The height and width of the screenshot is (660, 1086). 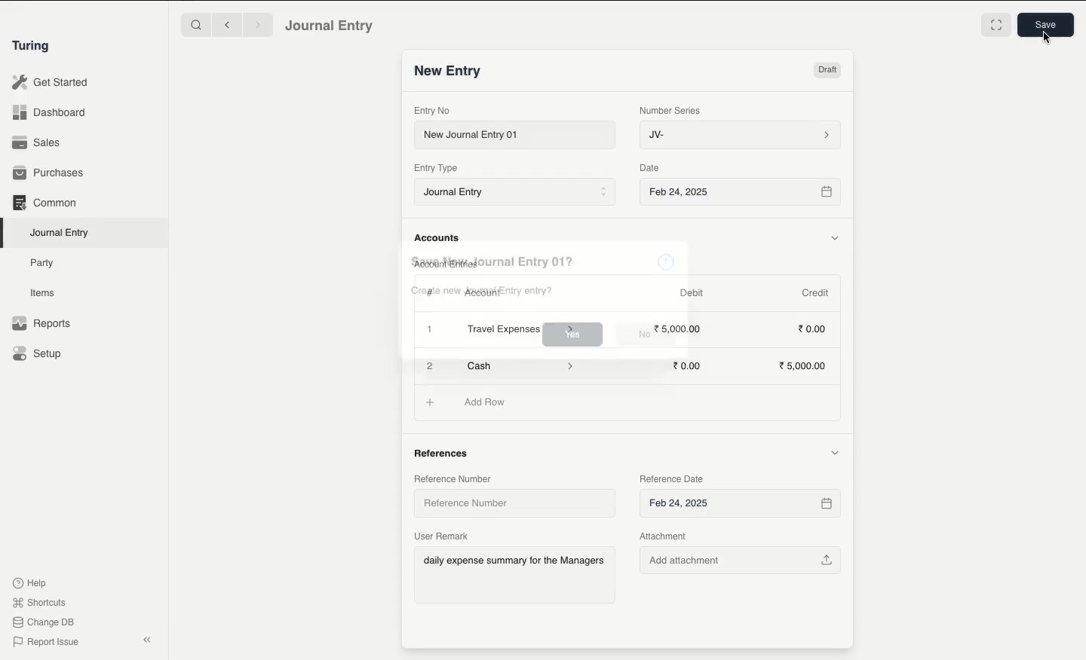 What do you see at coordinates (227, 24) in the screenshot?
I see `Backward` at bounding box center [227, 24].